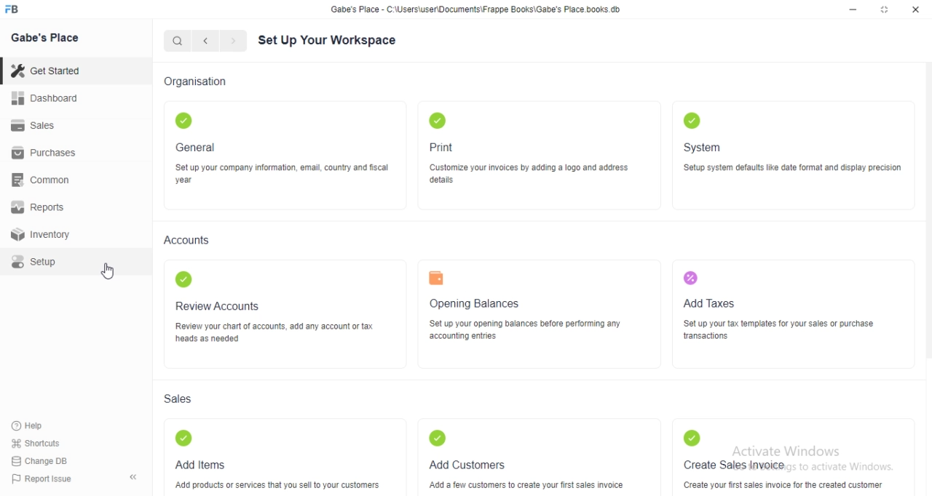  Describe the element at coordinates (209, 43) in the screenshot. I see `back` at that location.